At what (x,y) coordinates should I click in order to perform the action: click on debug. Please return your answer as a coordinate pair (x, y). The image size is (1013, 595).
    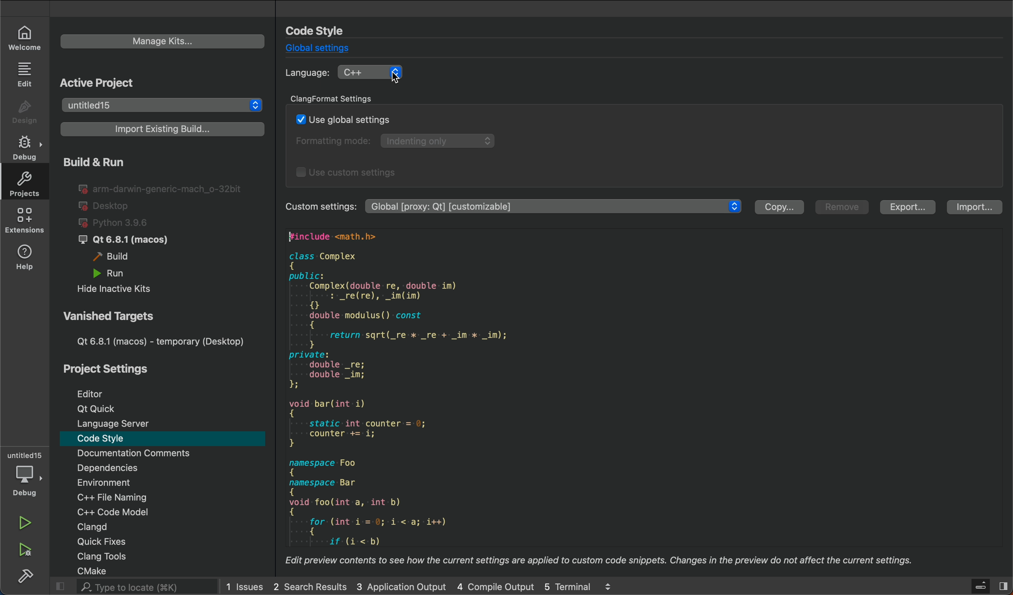
    Looking at the image, I should click on (24, 147).